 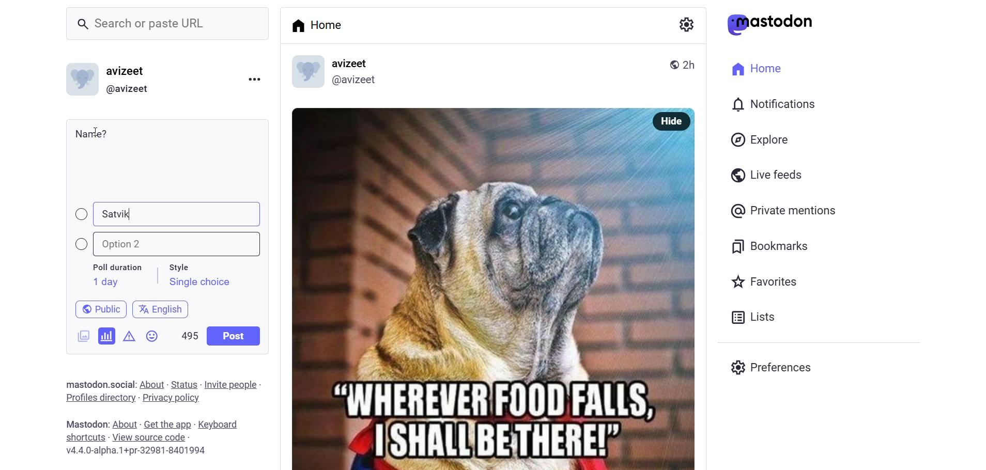 What do you see at coordinates (79, 82) in the screenshot?
I see `id` at bounding box center [79, 82].